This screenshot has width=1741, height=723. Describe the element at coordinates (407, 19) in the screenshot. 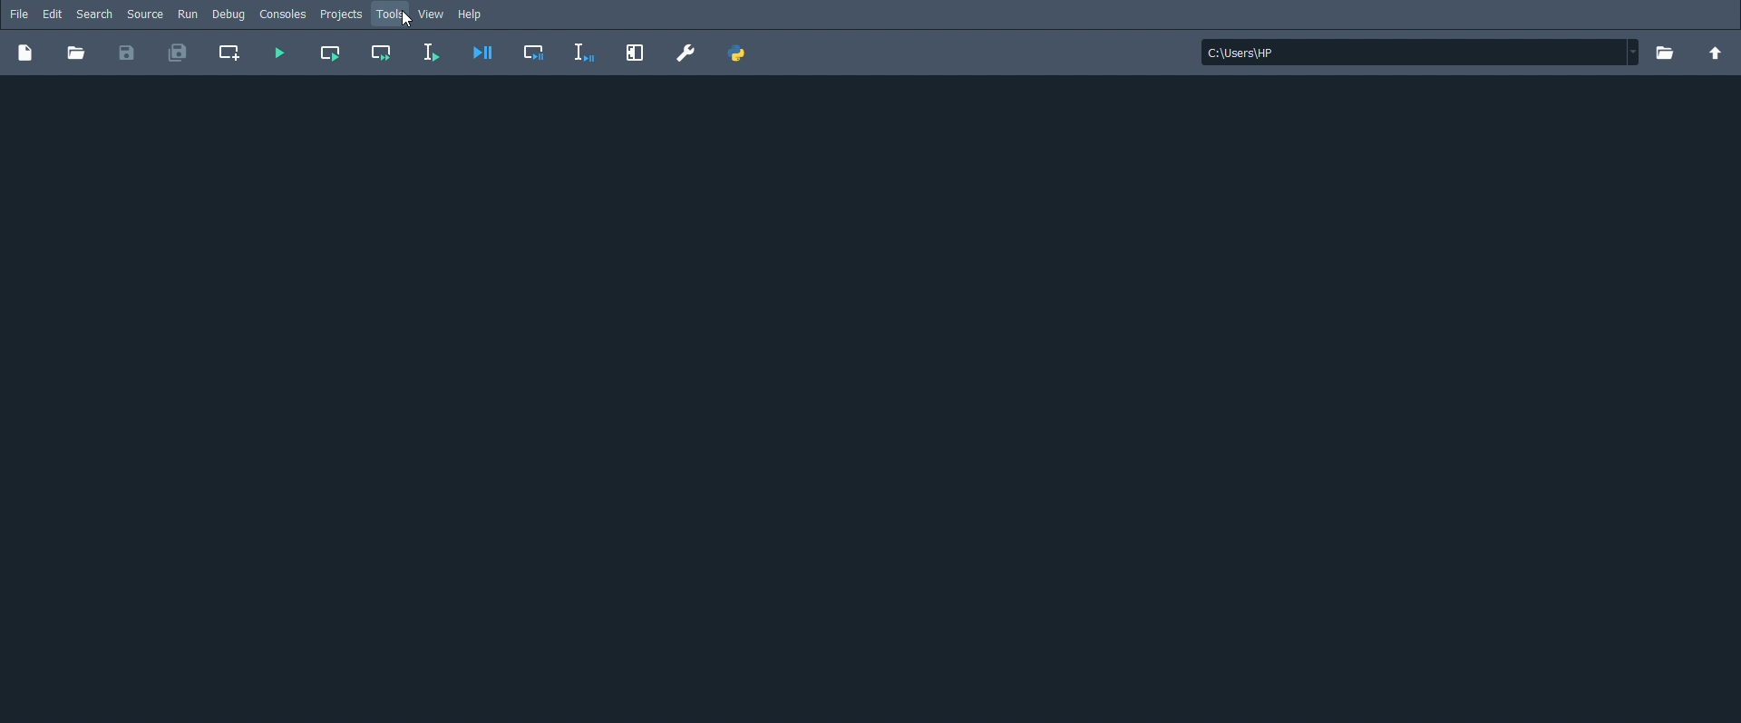

I see `Cursor` at that location.